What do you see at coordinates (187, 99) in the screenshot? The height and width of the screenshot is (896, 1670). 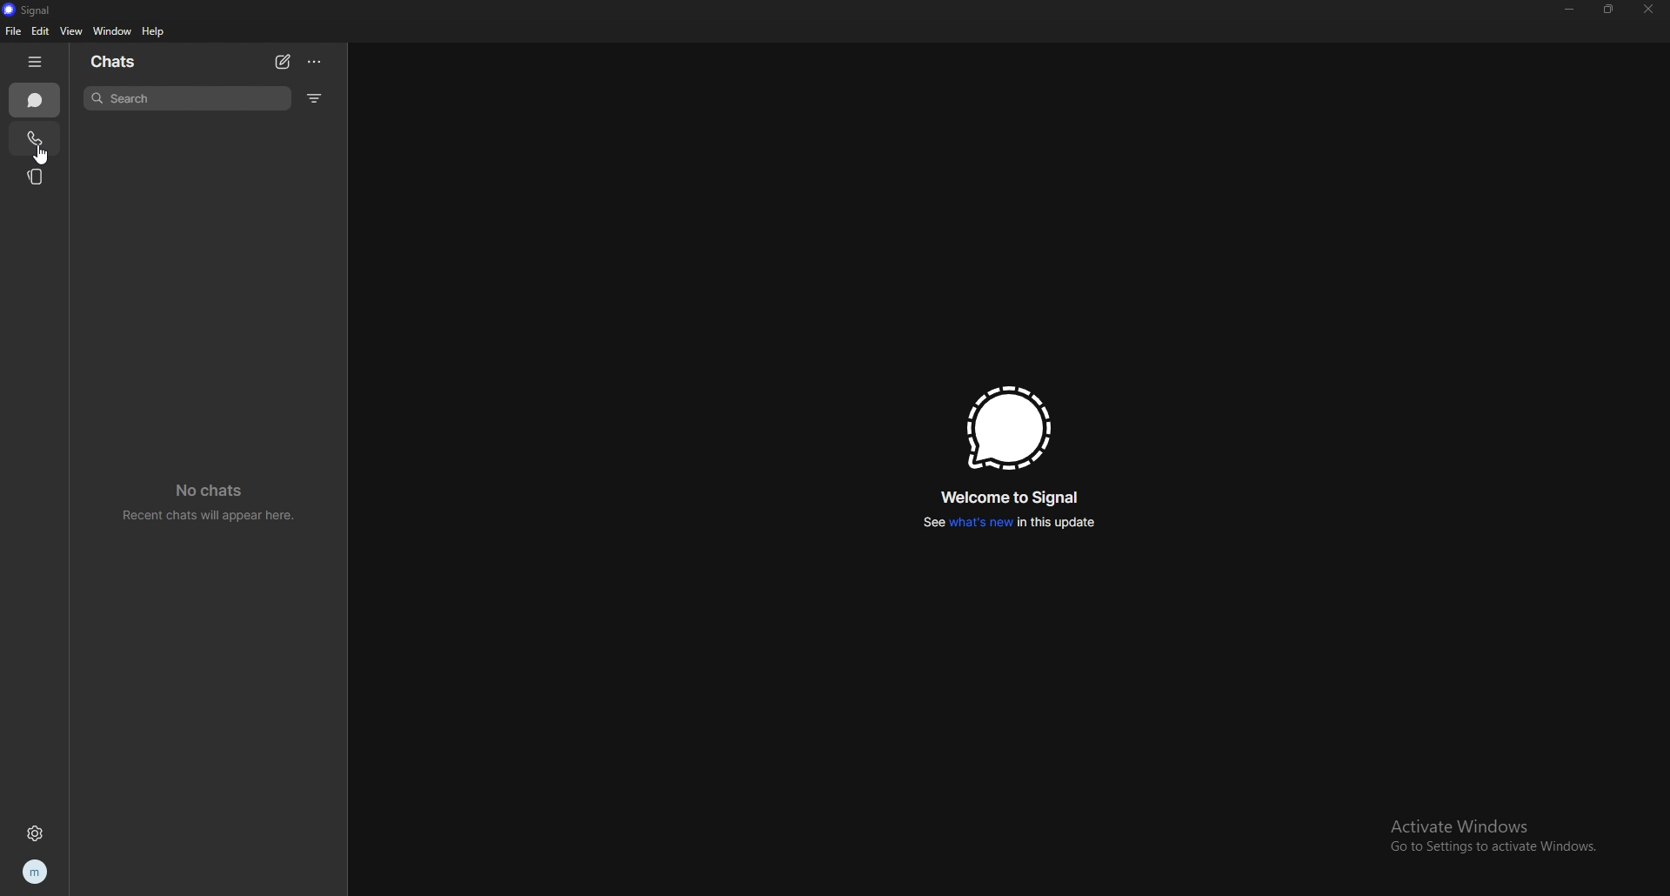 I see `search` at bounding box center [187, 99].